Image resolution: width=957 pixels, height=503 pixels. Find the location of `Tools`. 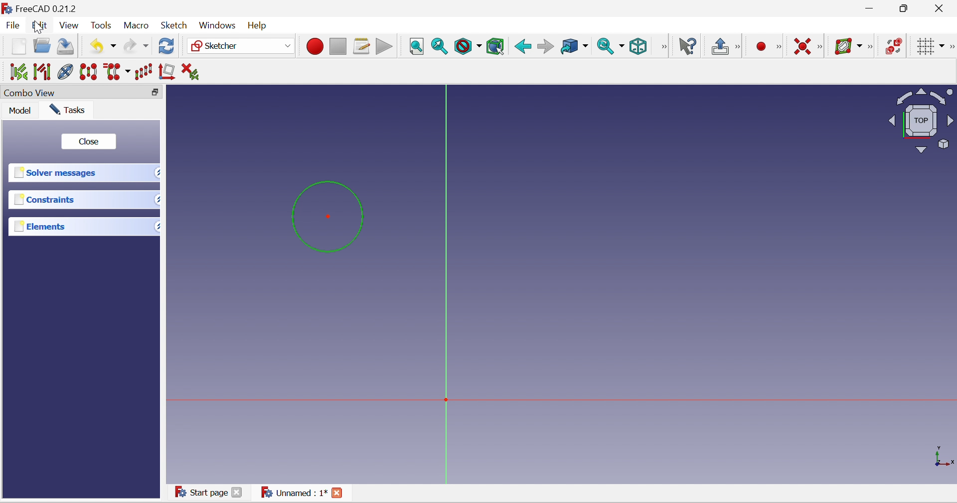

Tools is located at coordinates (103, 25).